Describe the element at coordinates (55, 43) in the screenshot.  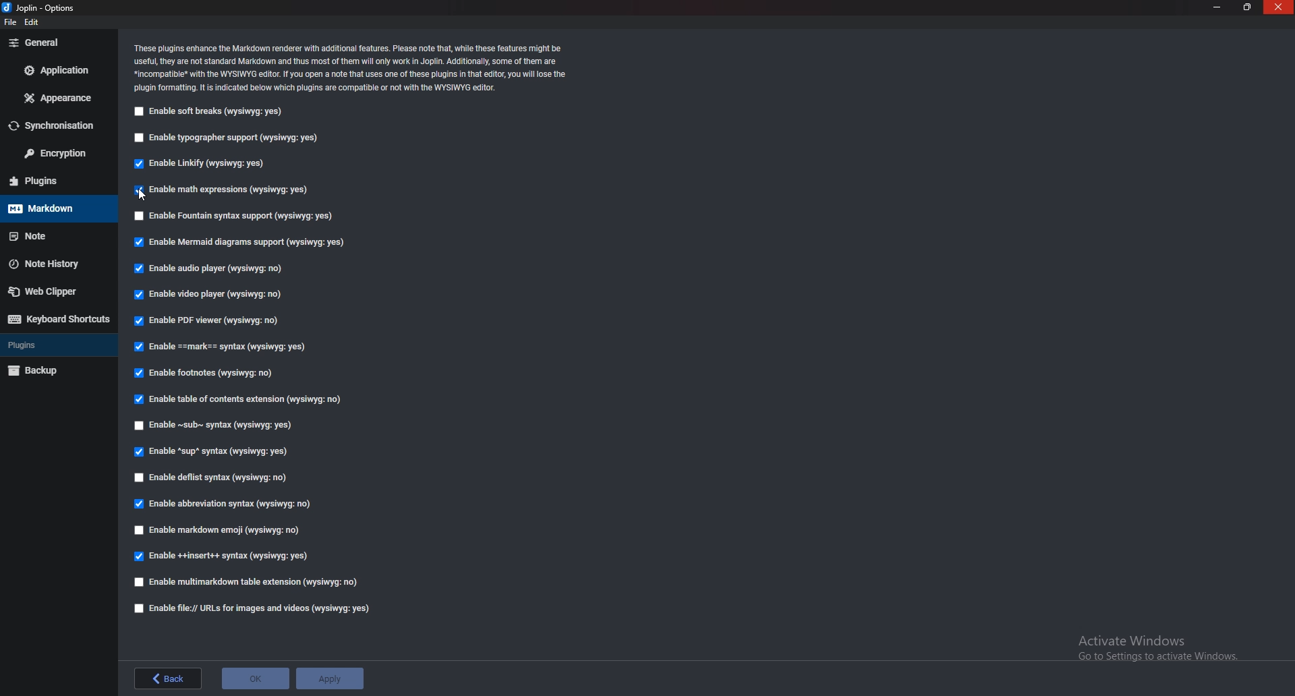
I see `general` at that location.